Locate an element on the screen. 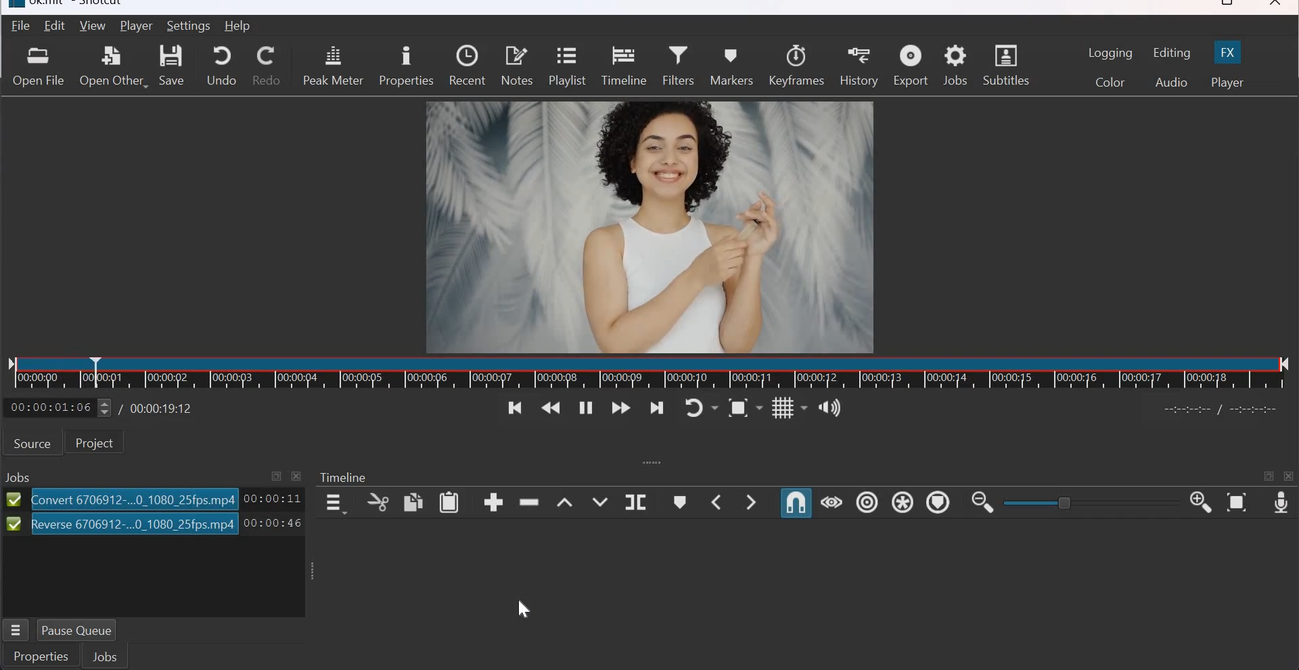  timeline menu  is located at coordinates (334, 503).